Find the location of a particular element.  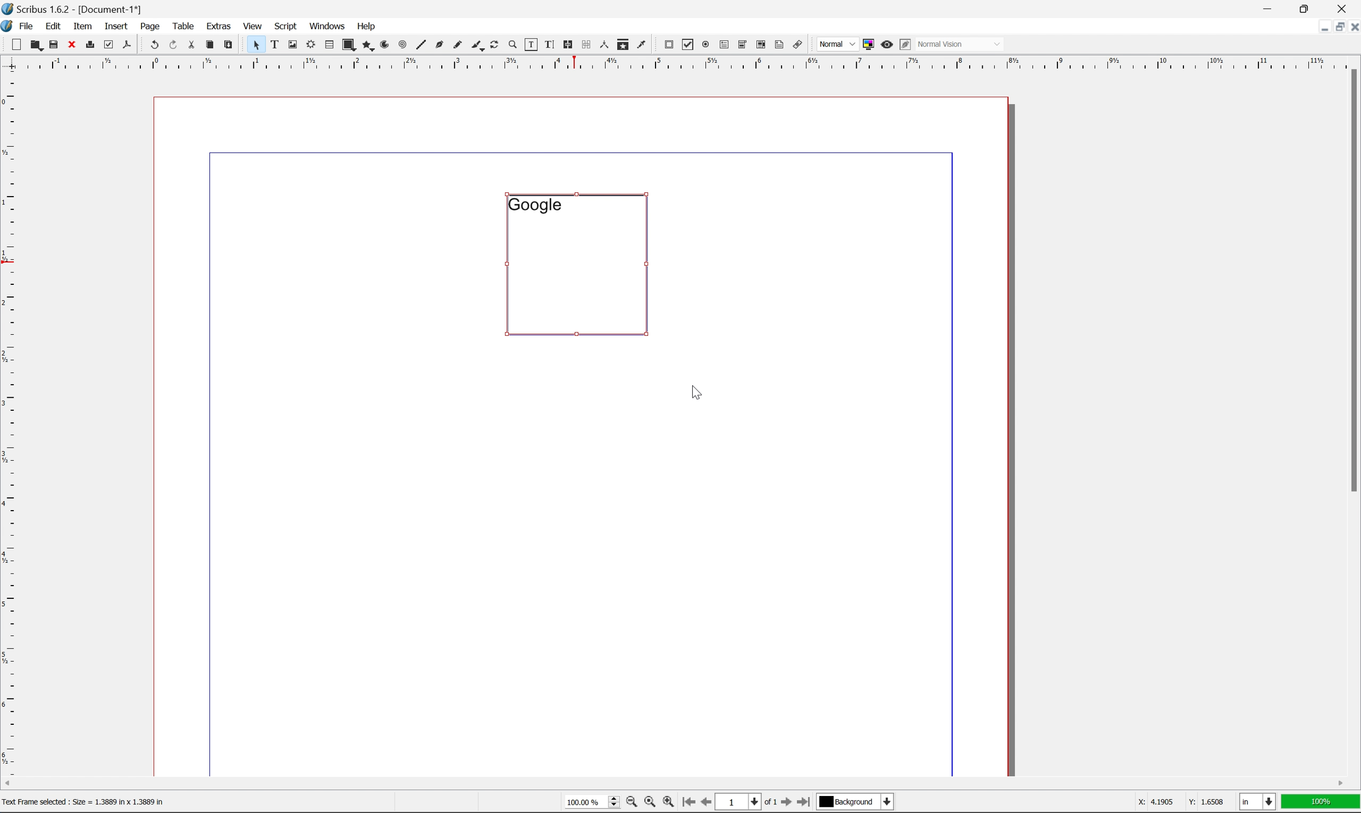

page is located at coordinates (150, 26).